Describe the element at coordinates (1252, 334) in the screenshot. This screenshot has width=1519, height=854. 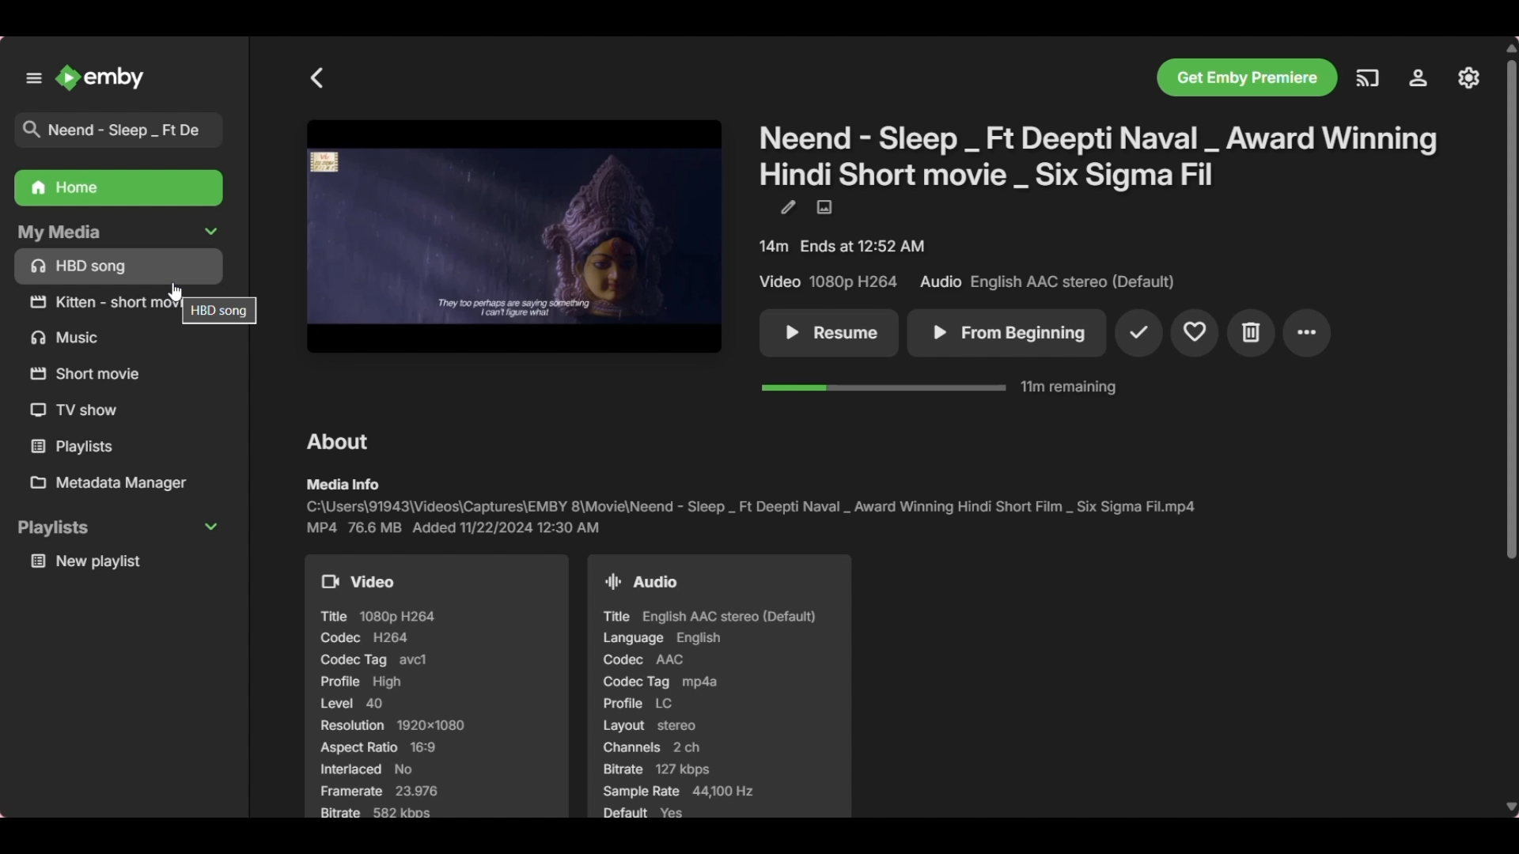
I see `Delete` at that location.